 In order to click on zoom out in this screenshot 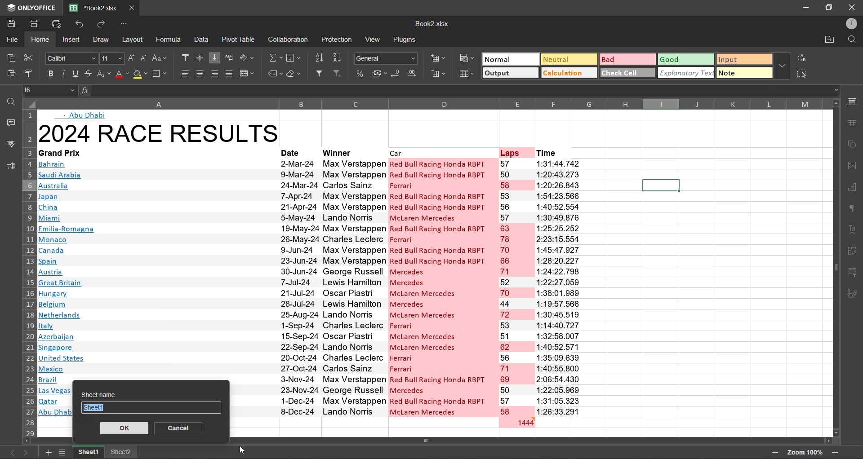, I will do `click(774, 453)`.